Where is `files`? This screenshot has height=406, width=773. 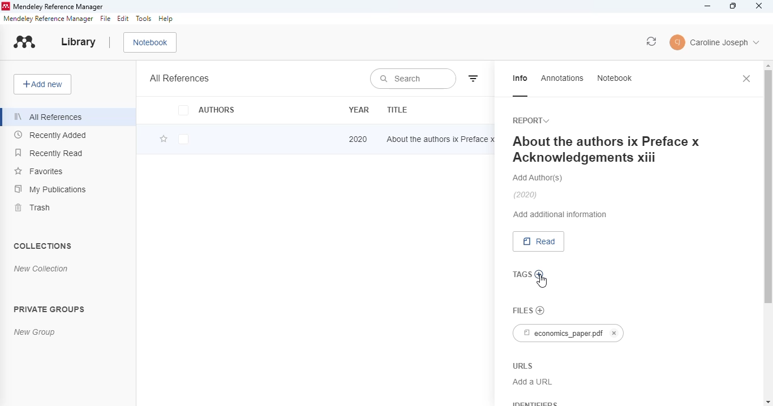
files is located at coordinates (523, 310).